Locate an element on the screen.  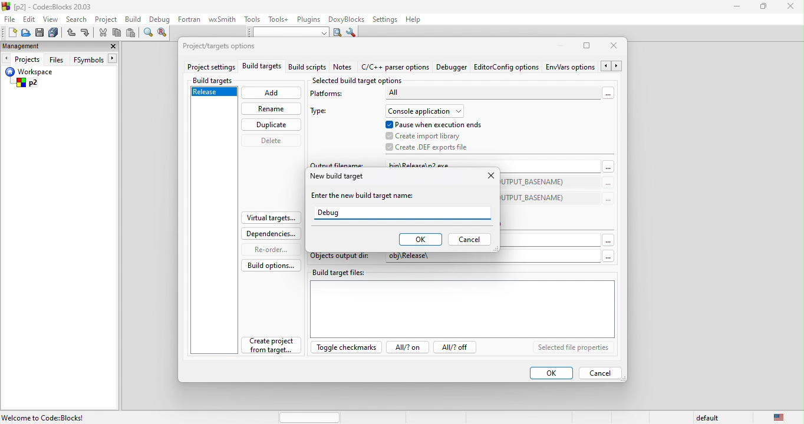
doxyblocks is located at coordinates (347, 19).